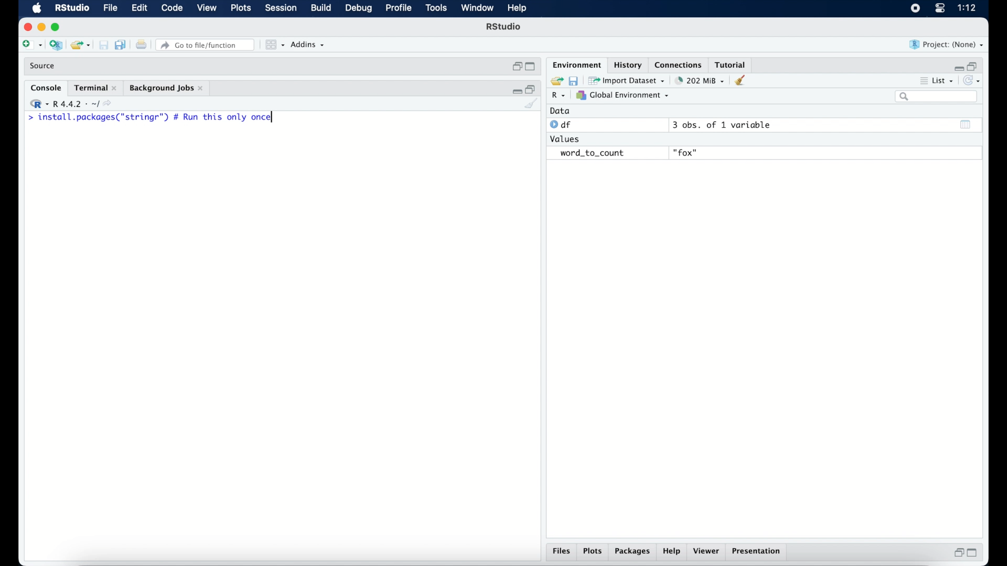  What do you see at coordinates (532, 67) in the screenshot?
I see `maximize` at bounding box center [532, 67].